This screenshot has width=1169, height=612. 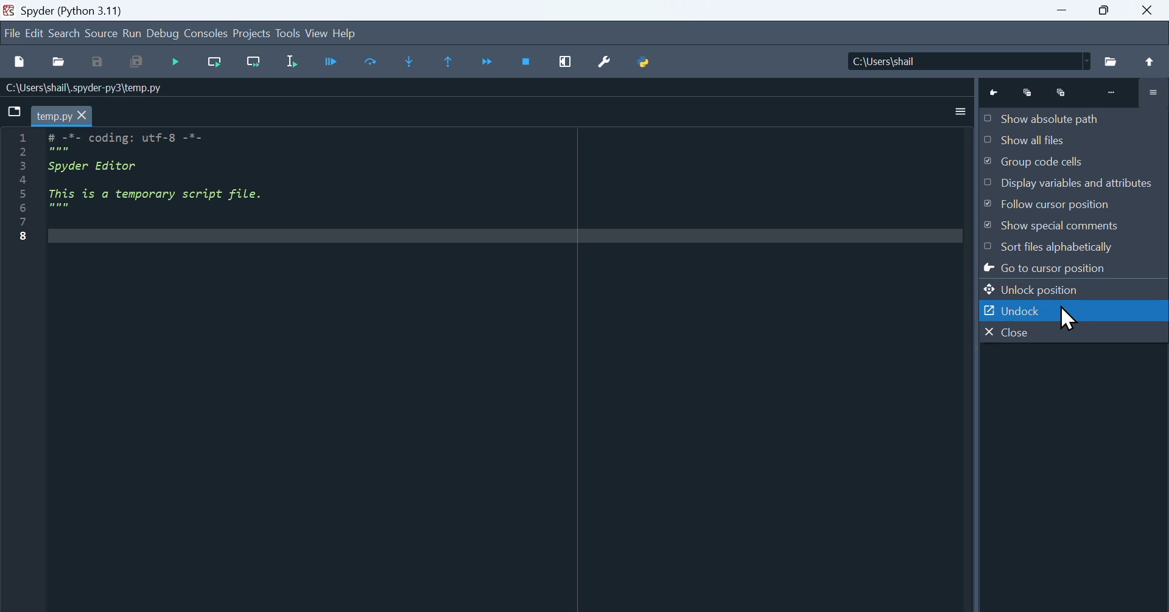 What do you see at coordinates (1074, 268) in the screenshot?
I see `Go to cursor position` at bounding box center [1074, 268].